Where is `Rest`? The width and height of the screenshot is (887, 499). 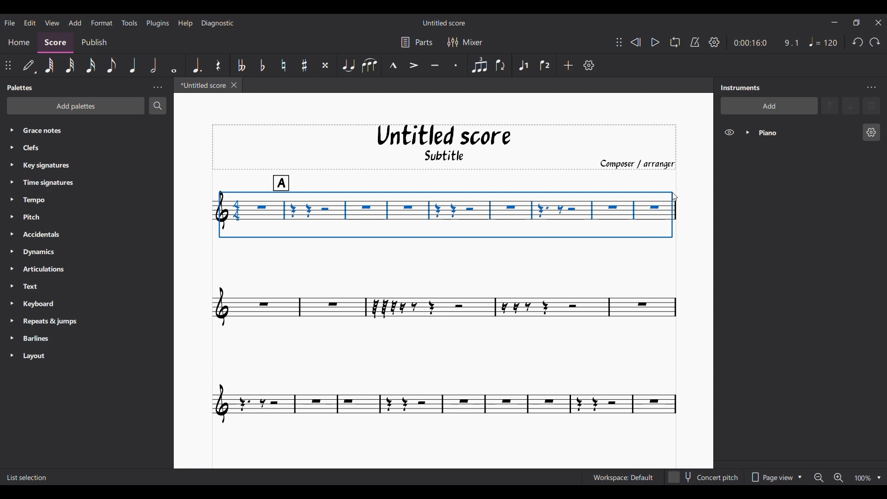 Rest is located at coordinates (218, 65).